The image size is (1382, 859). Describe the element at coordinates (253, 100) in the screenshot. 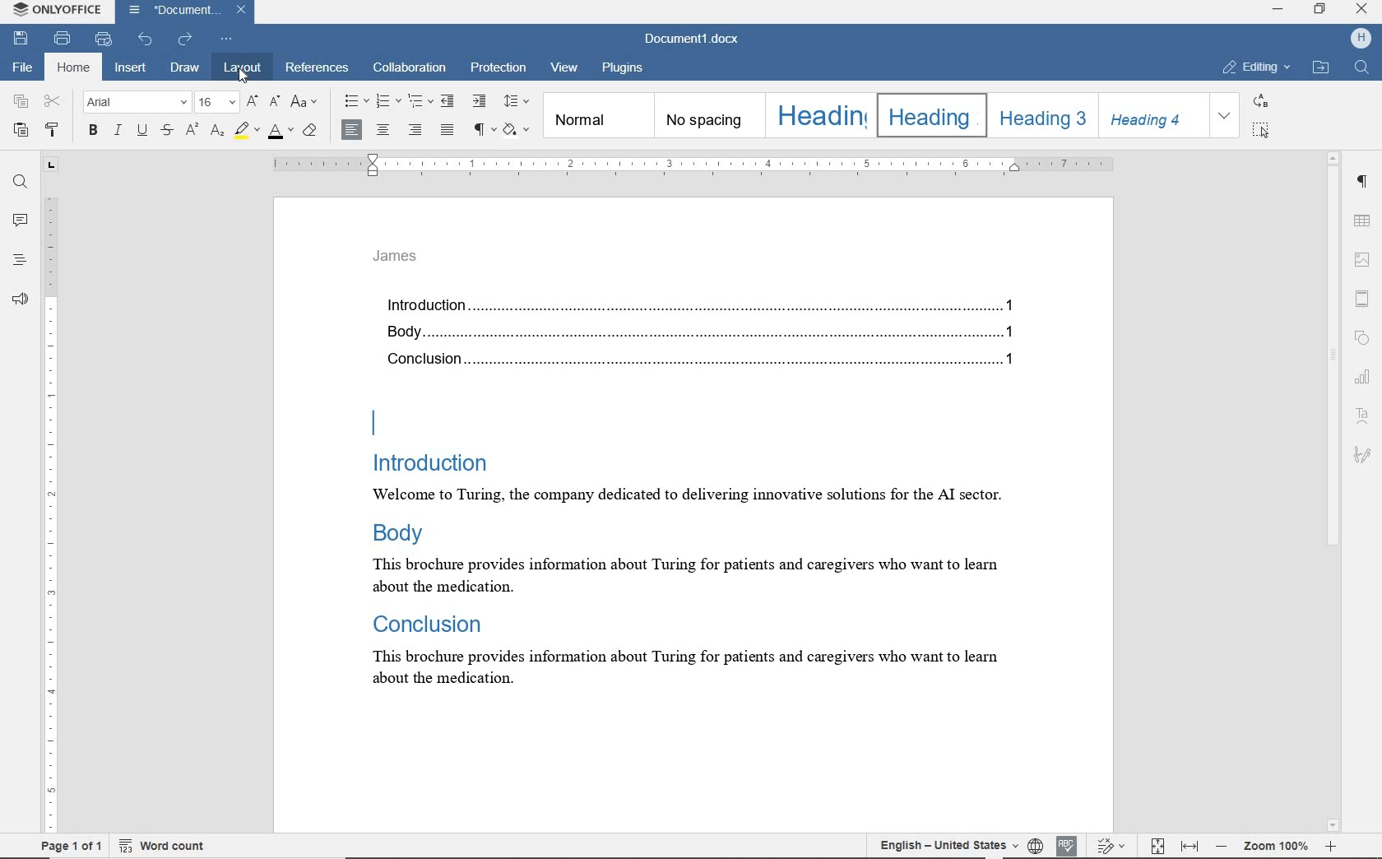

I see `increment font size` at that location.